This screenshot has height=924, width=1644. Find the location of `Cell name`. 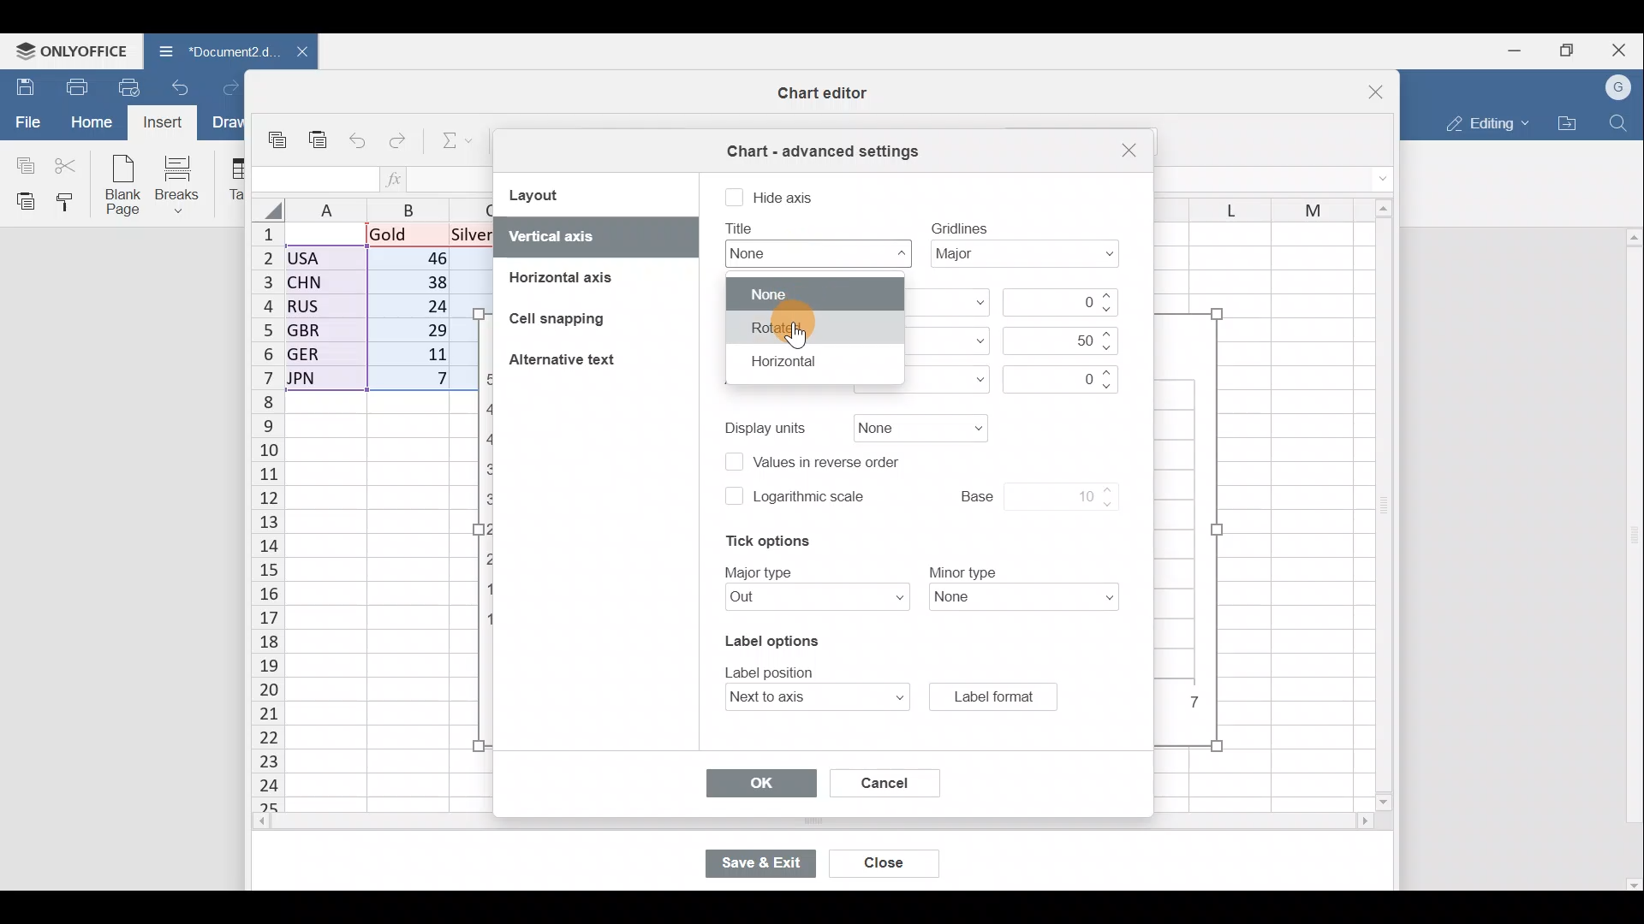

Cell name is located at coordinates (313, 175).